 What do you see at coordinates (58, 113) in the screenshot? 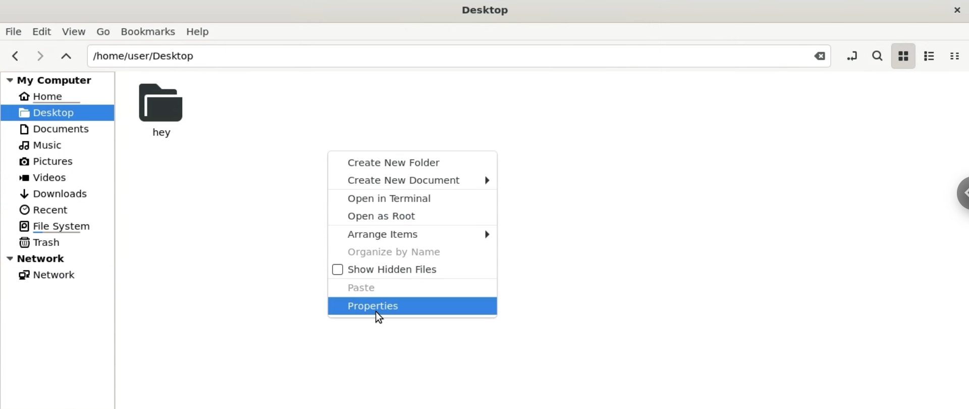
I see `desktop` at bounding box center [58, 113].